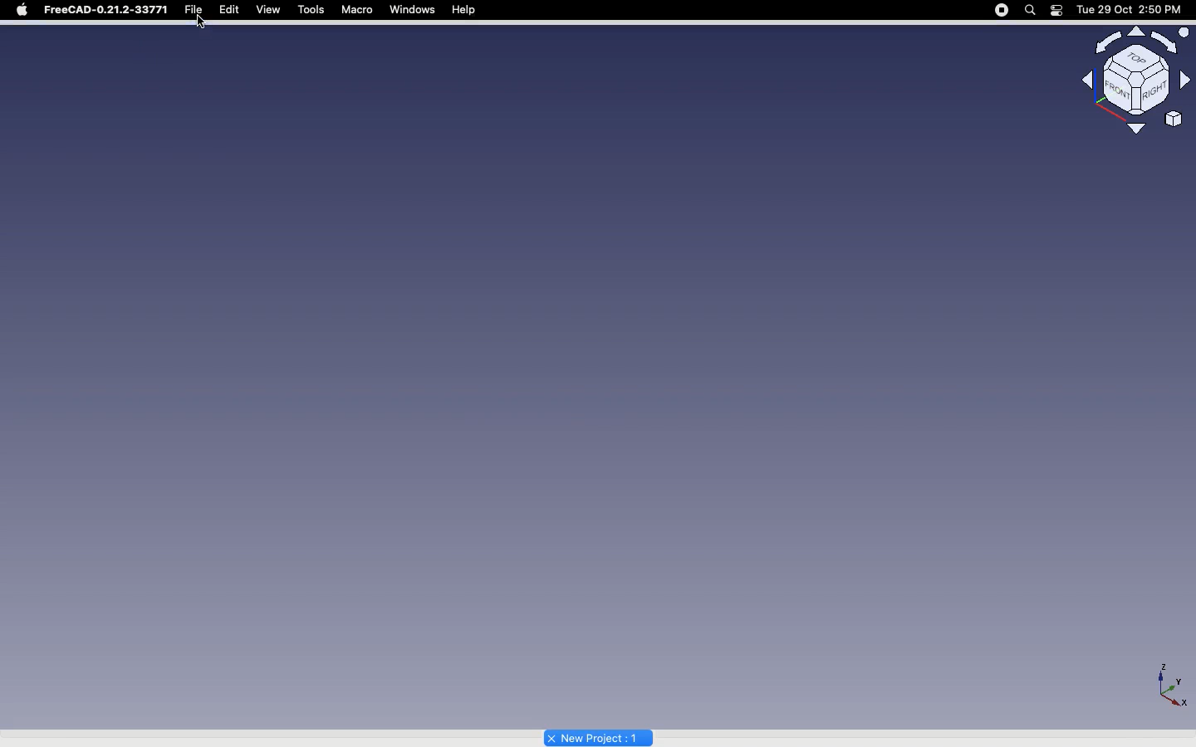  I want to click on Apple logo, so click(22, 10).